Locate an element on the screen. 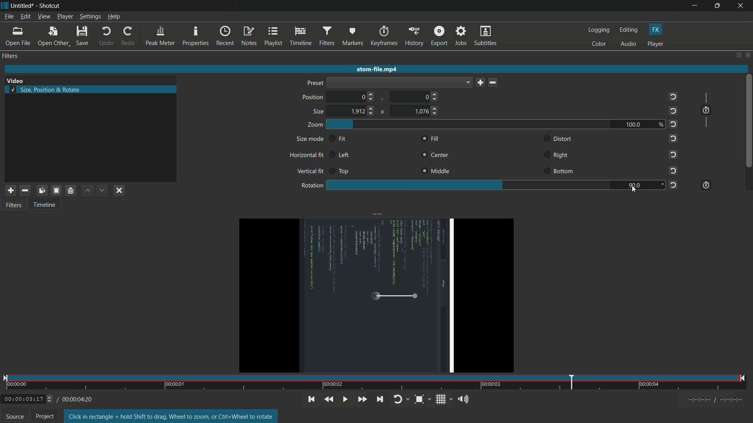 Image resolution: width=753 pixels, height=423 pixels. undo is located at coordinates (104, 37).